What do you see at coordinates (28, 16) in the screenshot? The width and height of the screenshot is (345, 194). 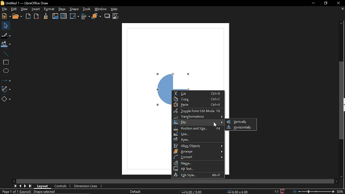 I see `Export` at bounding box center [28, 16].